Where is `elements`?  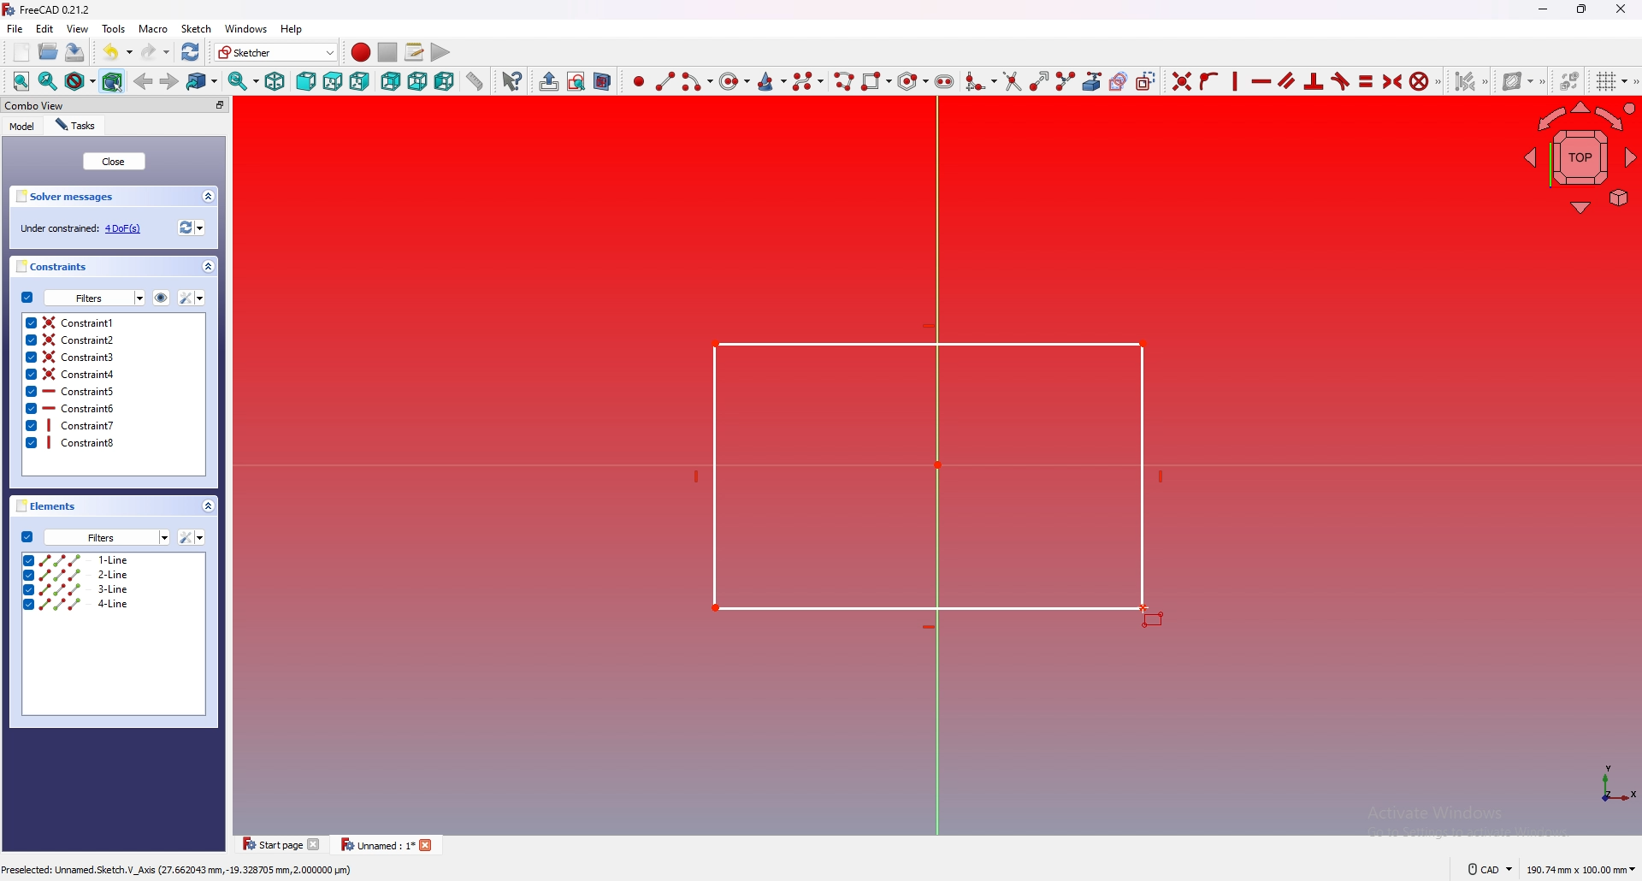
elements is located at coordinates (43, 506).